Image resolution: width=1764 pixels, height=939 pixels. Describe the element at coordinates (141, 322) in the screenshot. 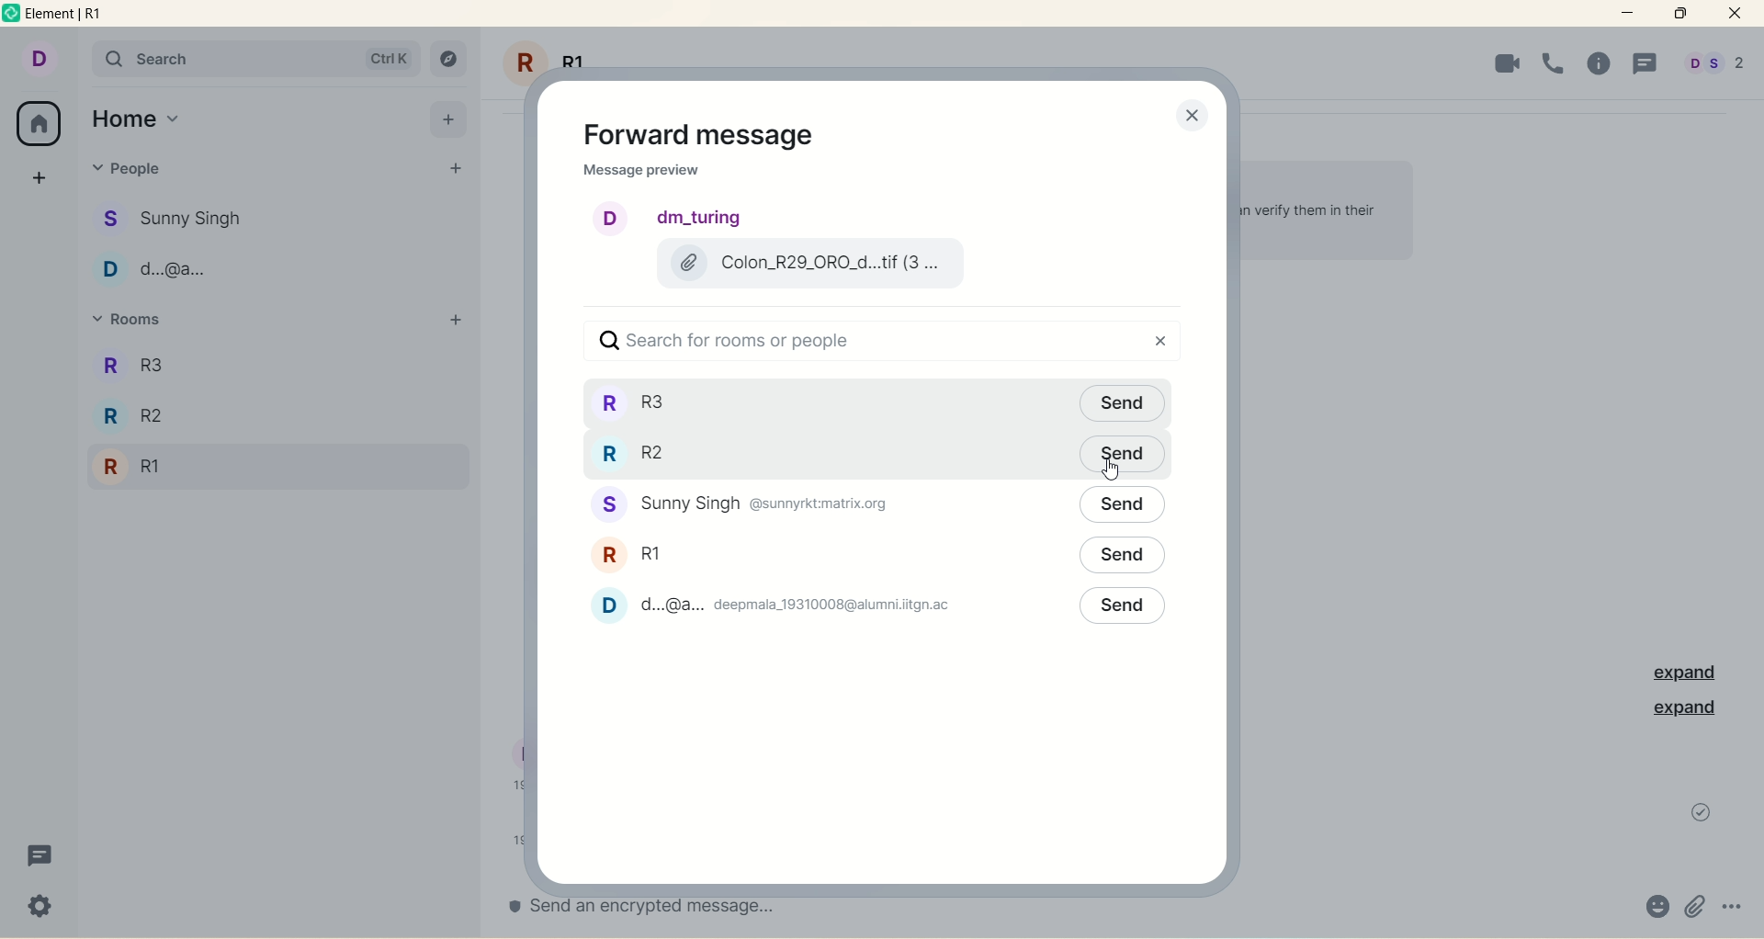

I see `rooms` at that location.